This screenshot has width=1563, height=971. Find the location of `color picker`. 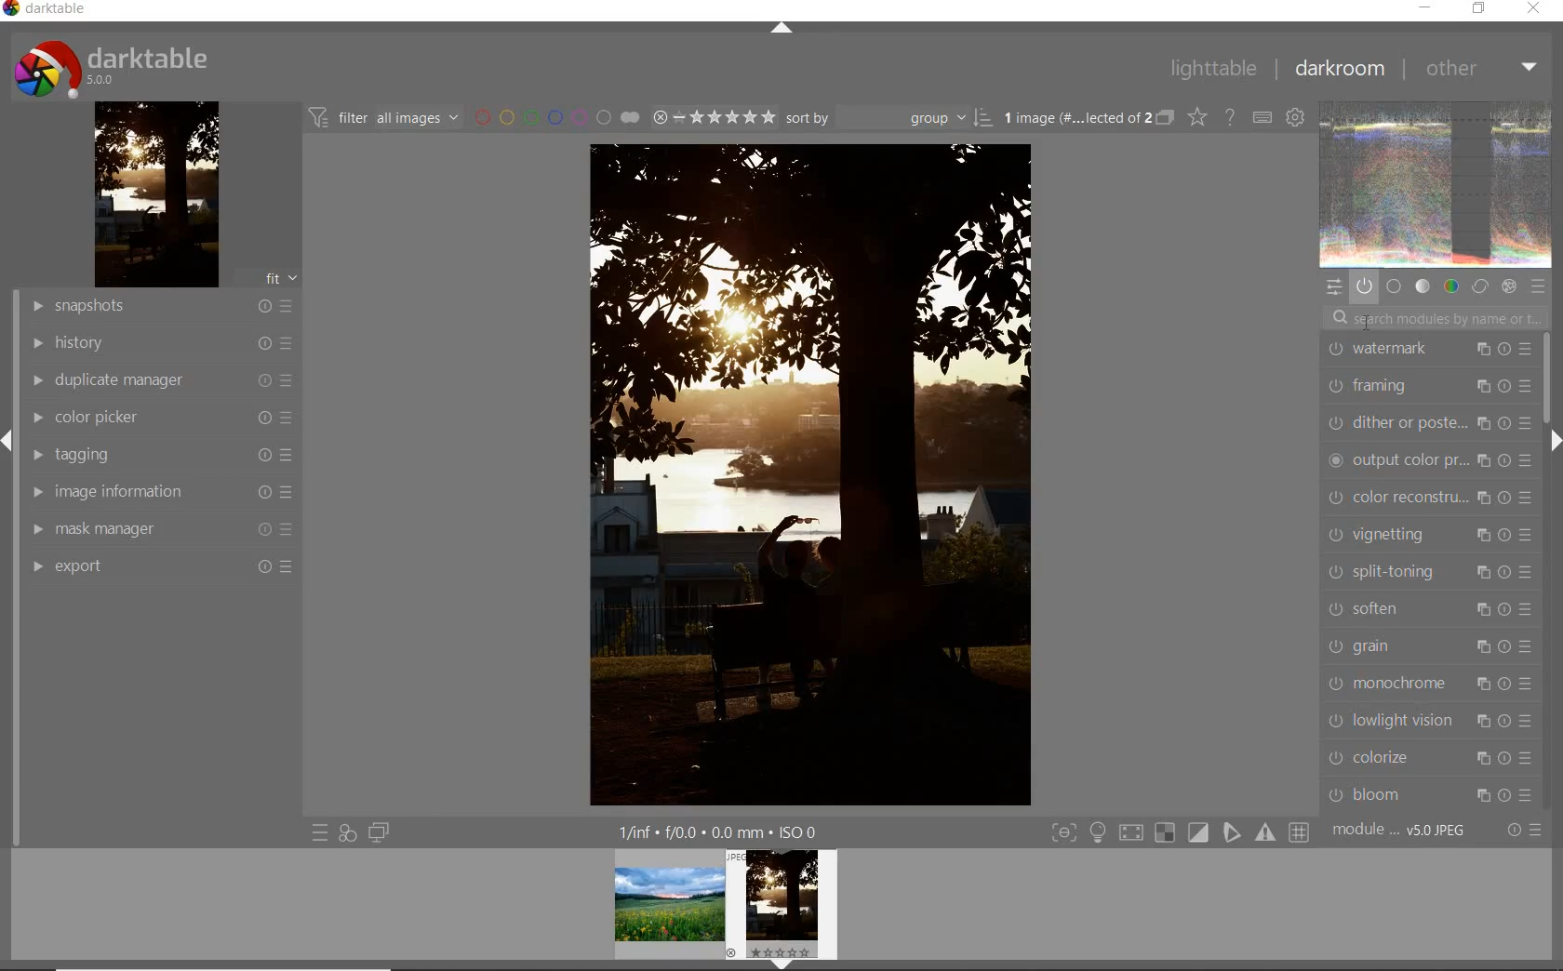

color picker is located at coordinates (156, 417).